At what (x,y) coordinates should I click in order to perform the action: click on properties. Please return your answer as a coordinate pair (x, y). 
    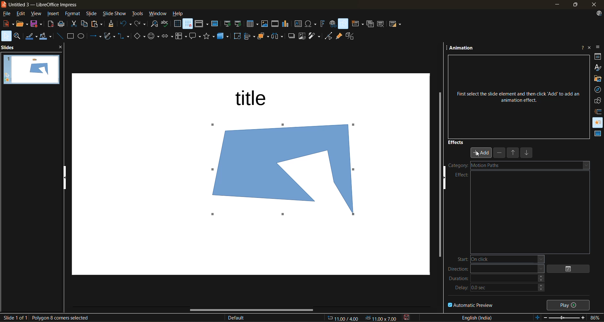
    Looking at the image, I should click on (597, 56).